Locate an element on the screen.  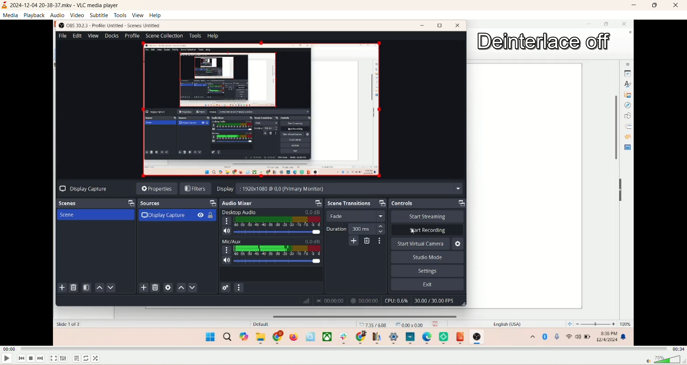
shuffle is located at coordinates (98, 359).